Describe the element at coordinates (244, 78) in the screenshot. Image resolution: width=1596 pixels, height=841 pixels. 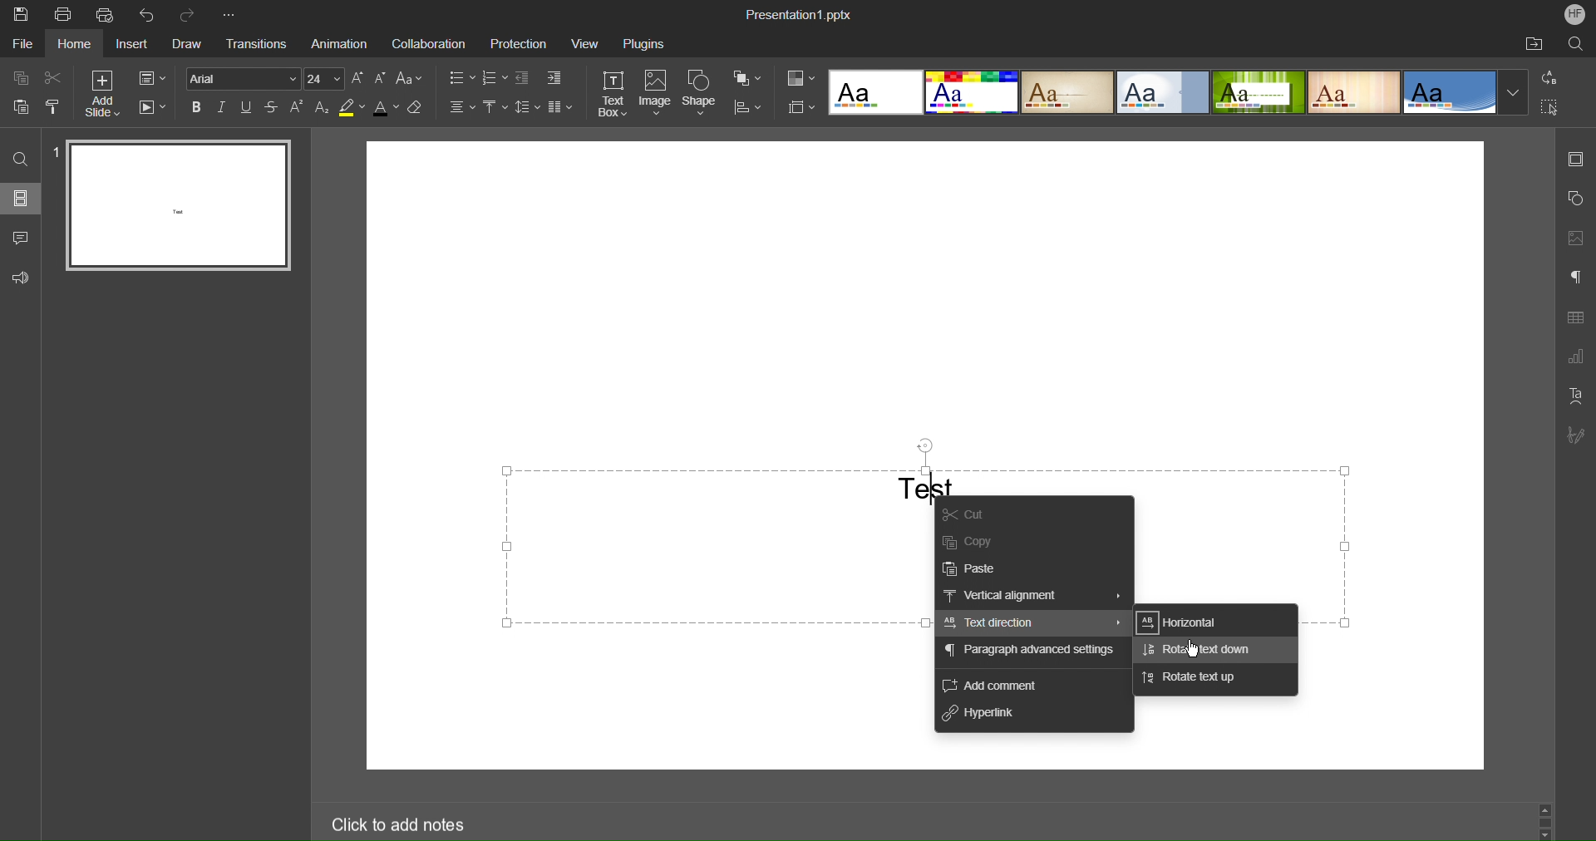
I see `Font` at that location.